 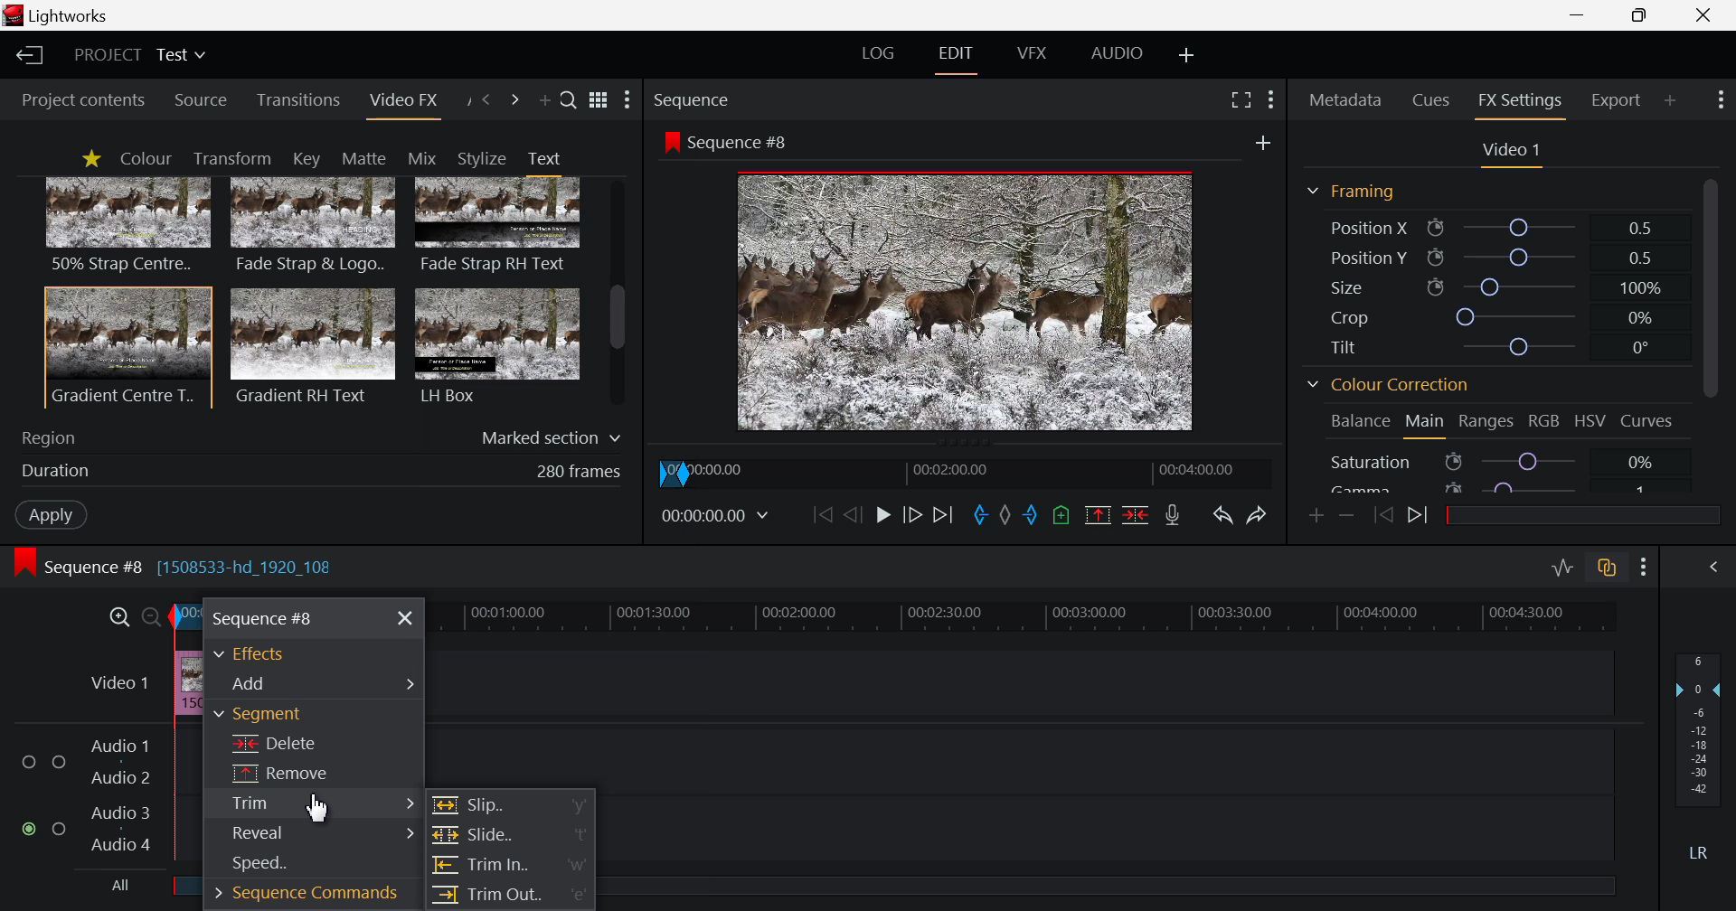 I want to click on Sequence #8, so click(x=733, y=140).